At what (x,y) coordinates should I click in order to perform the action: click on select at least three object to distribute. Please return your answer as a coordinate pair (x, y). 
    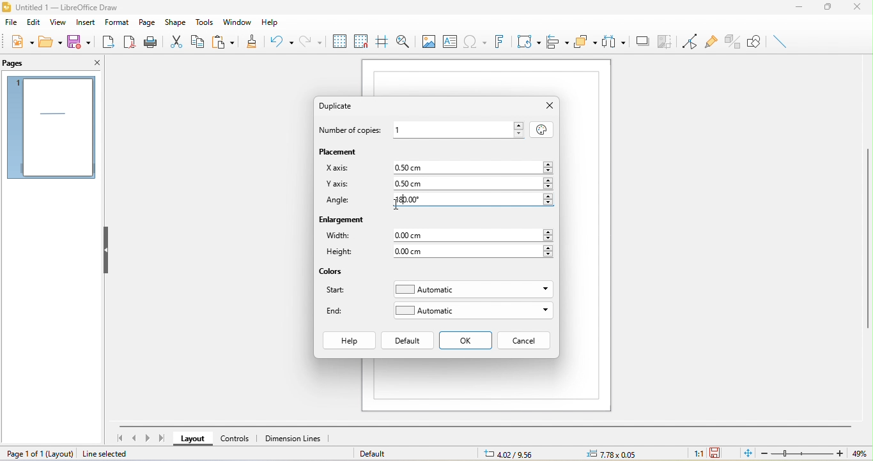
    Looking at the image, I should click on (615, 43).